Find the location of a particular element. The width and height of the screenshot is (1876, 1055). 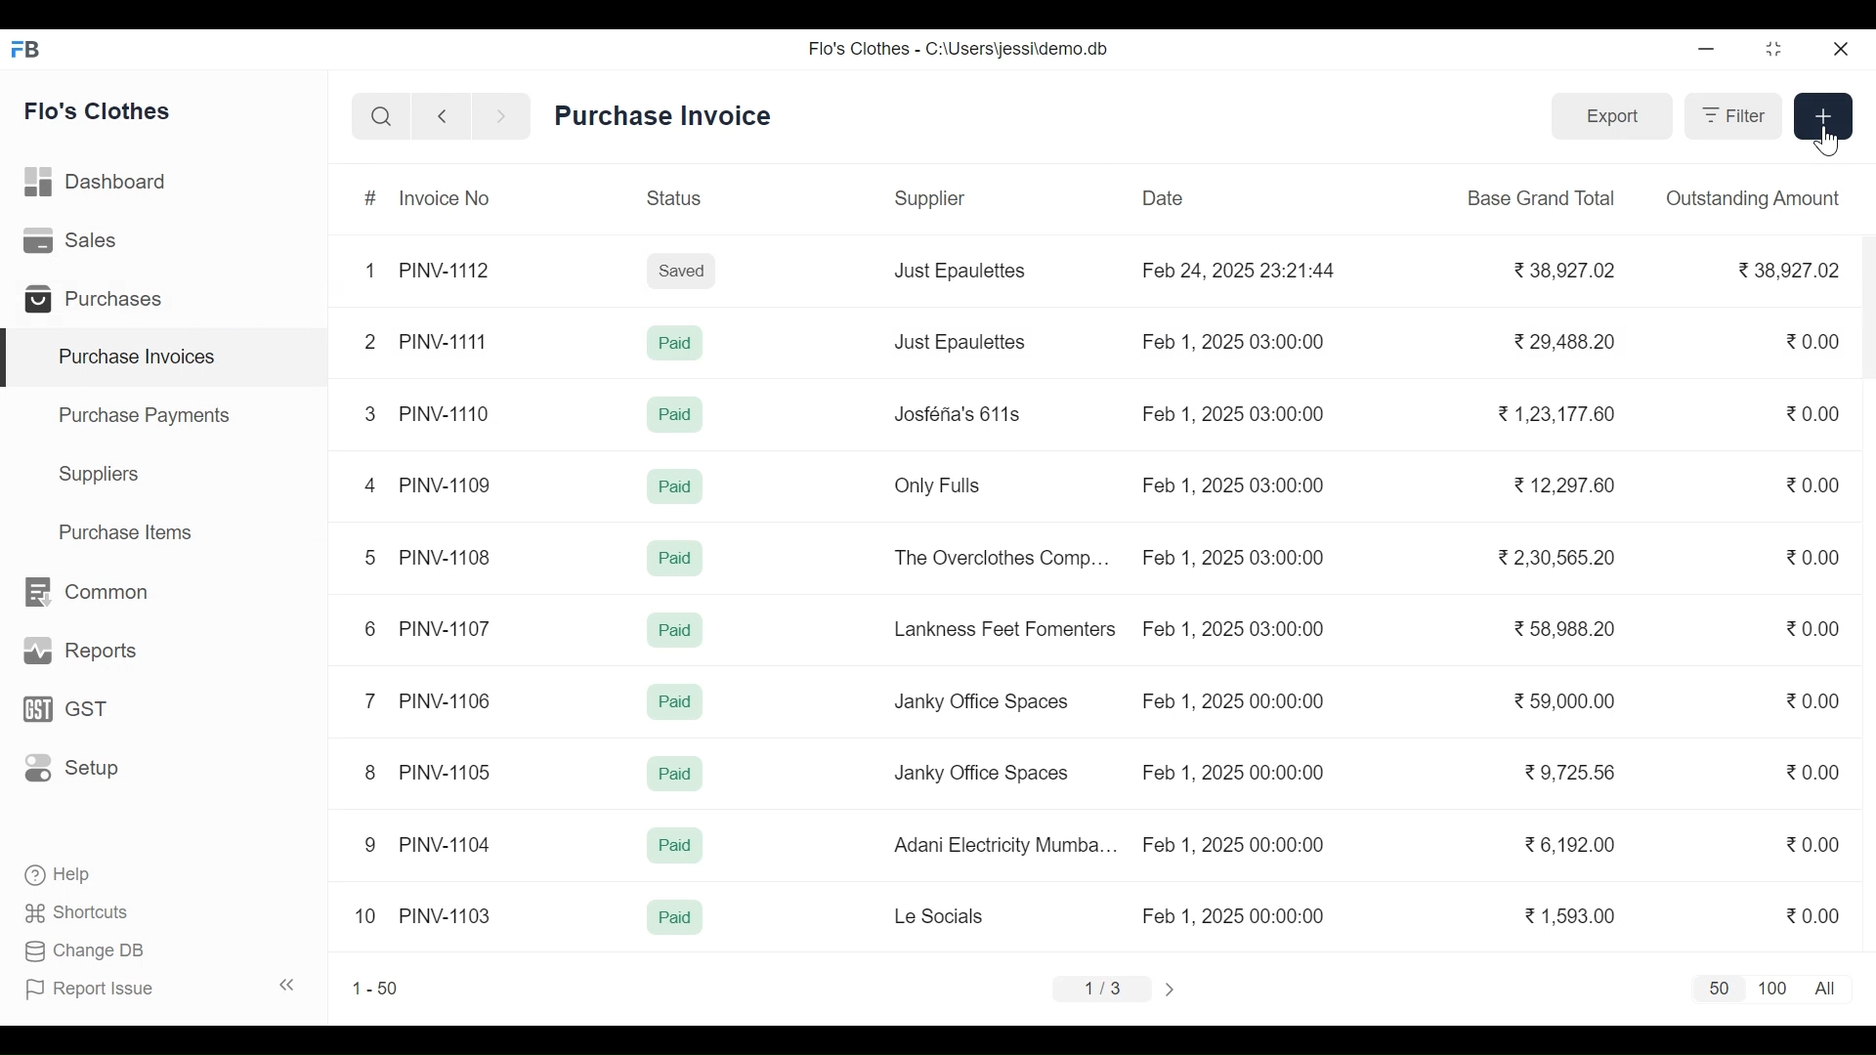

59,000.00 is located at coordinates (1565, 700).